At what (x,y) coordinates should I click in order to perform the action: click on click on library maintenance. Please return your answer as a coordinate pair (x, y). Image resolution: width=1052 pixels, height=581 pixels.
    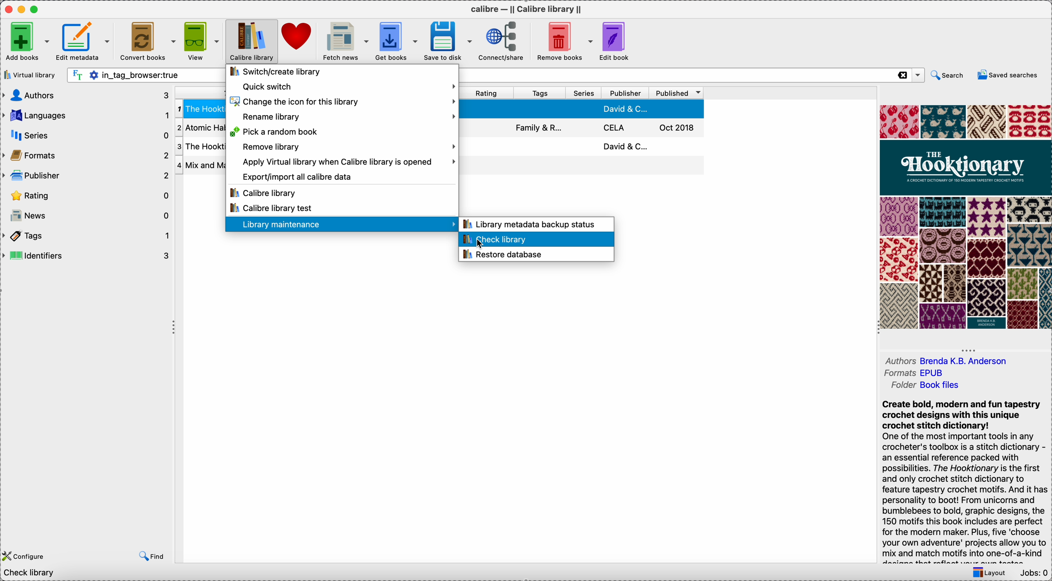
    Looking at the image, I should click on (341, 225).